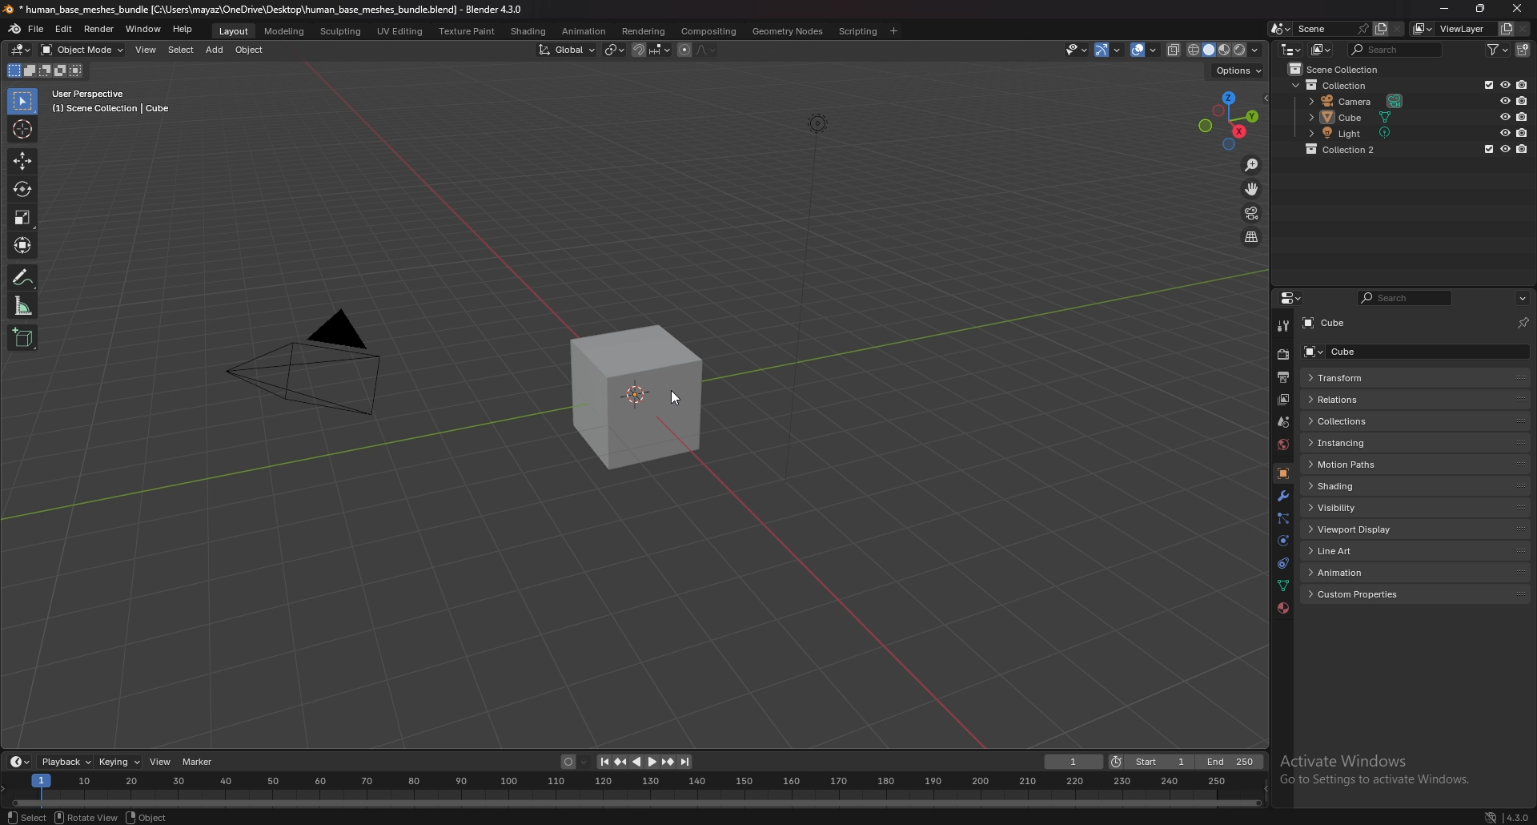  Describe the element at coordinates (1487, 149) in the screenshot. I see `exclude from view layer` at that location.